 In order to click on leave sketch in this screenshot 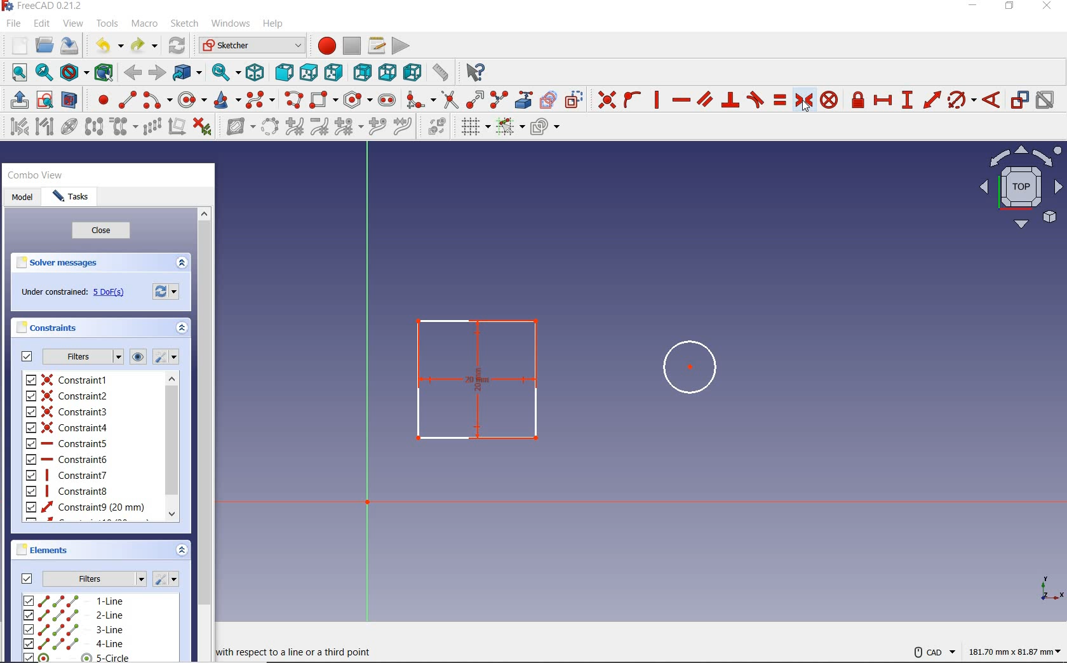, I will do `click(17, 98)`.